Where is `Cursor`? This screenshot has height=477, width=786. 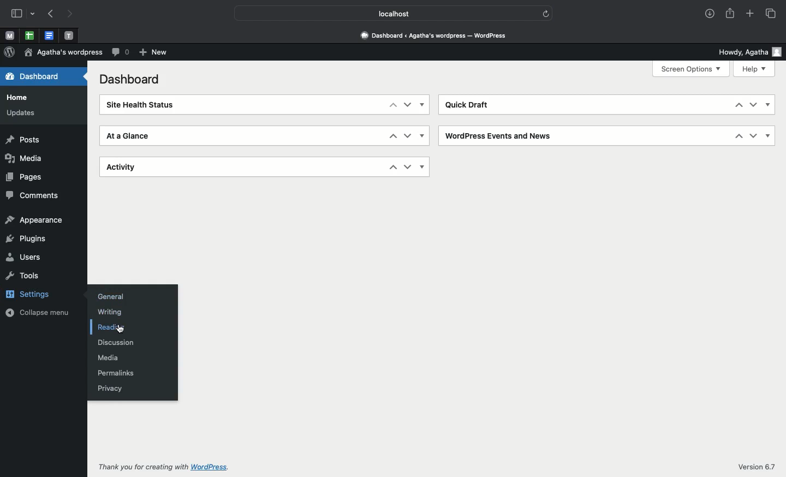 Cursor is located at coordinates (123, 329).